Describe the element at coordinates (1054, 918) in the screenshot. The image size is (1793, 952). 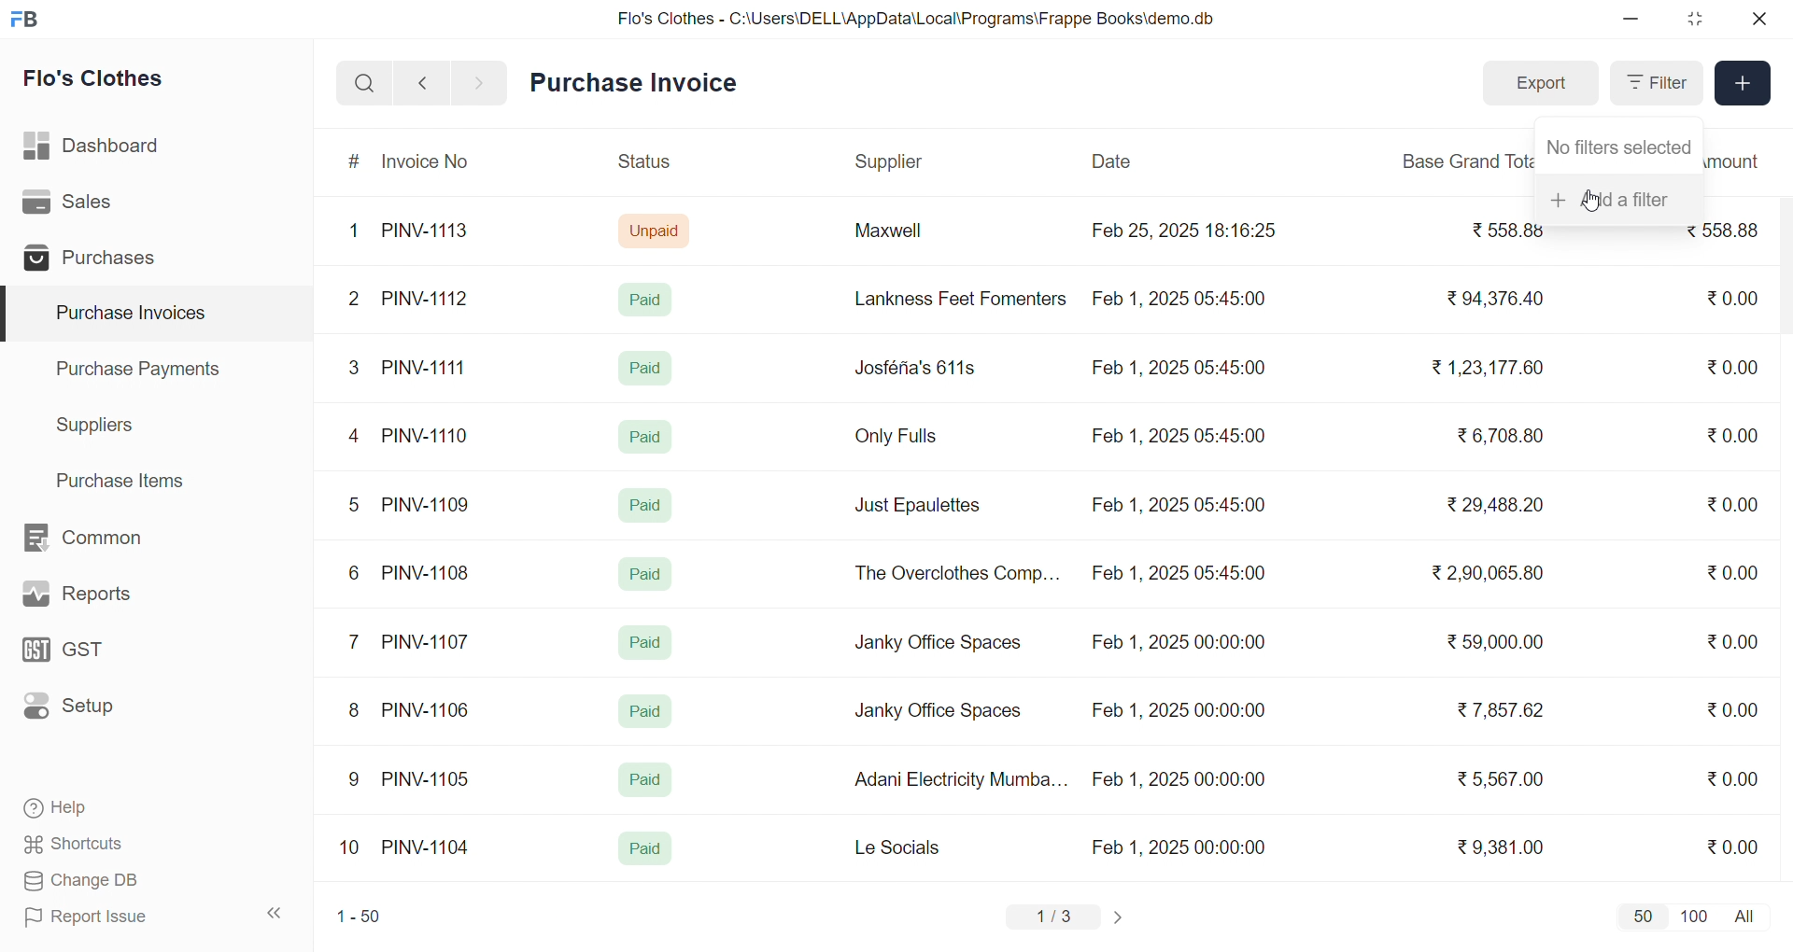
I see `1/3` at that location.